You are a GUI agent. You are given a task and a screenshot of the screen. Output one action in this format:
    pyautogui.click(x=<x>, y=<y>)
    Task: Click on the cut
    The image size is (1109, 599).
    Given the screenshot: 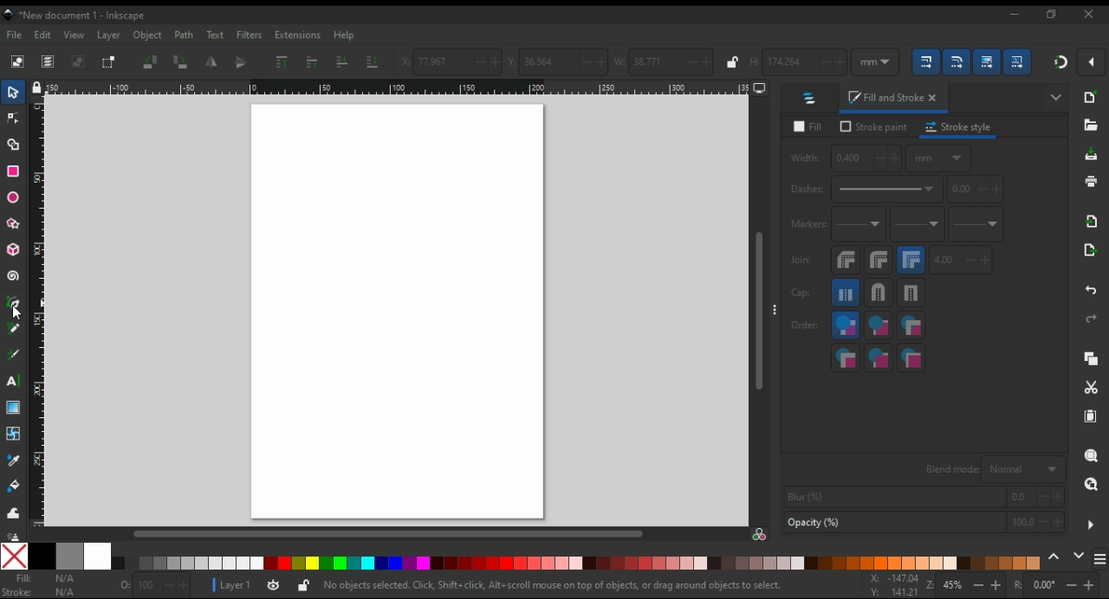 What is the action you would take?
    pyautogui.click(x=1092, y=388)
    